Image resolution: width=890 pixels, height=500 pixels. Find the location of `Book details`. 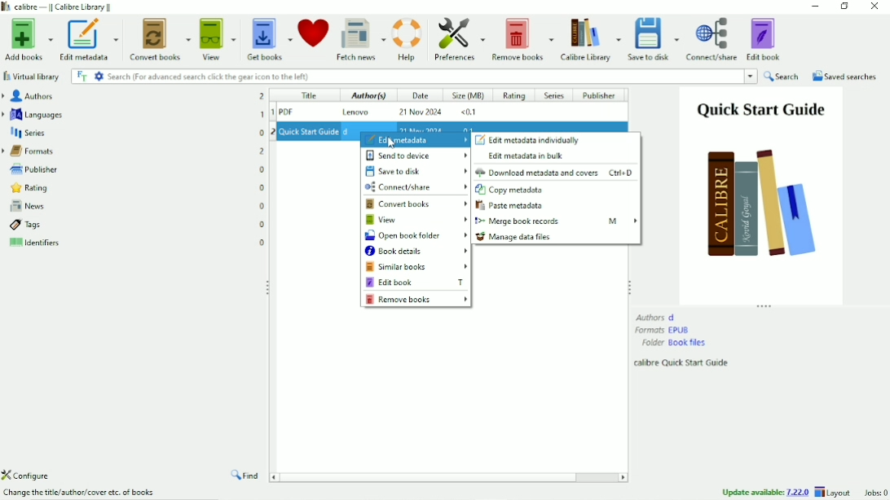

Book details is located at coordinates (416, 252).